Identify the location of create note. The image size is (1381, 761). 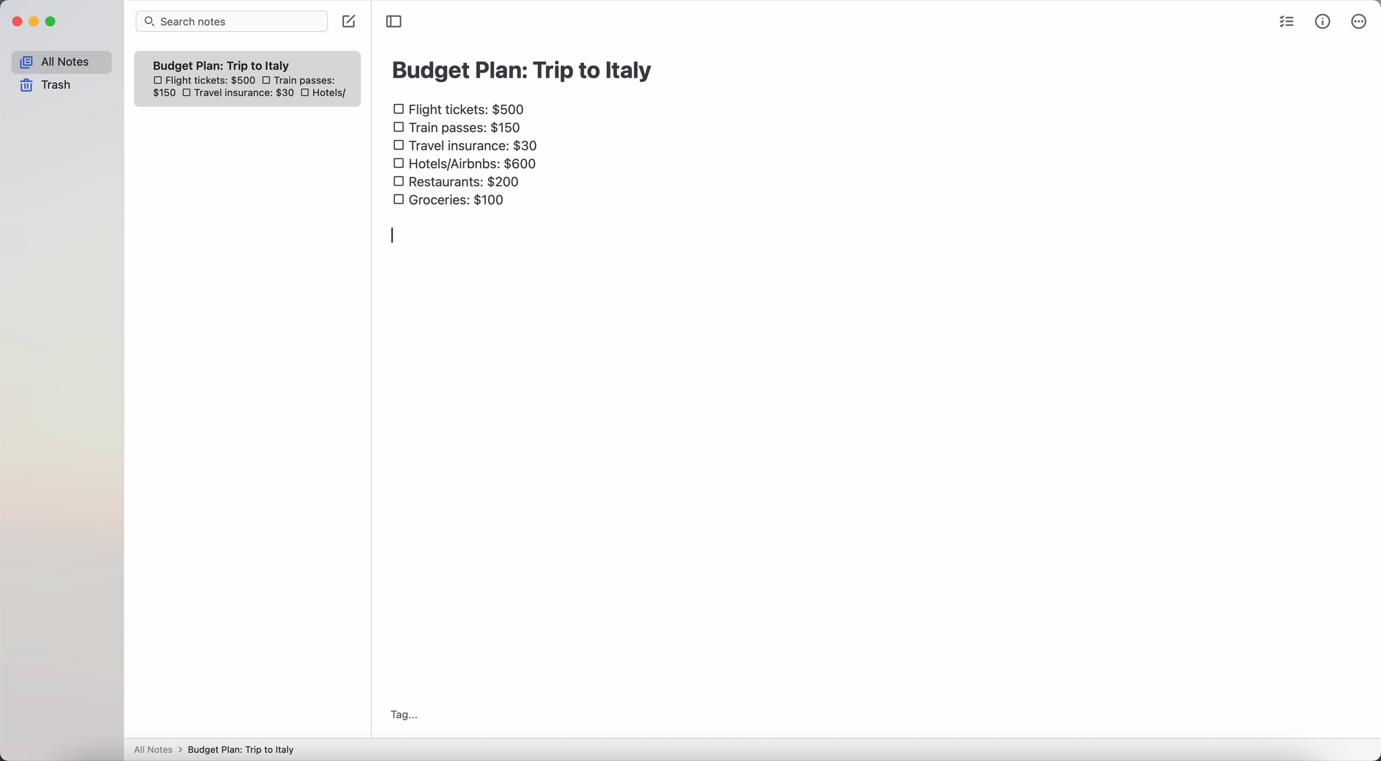
(348, 22).